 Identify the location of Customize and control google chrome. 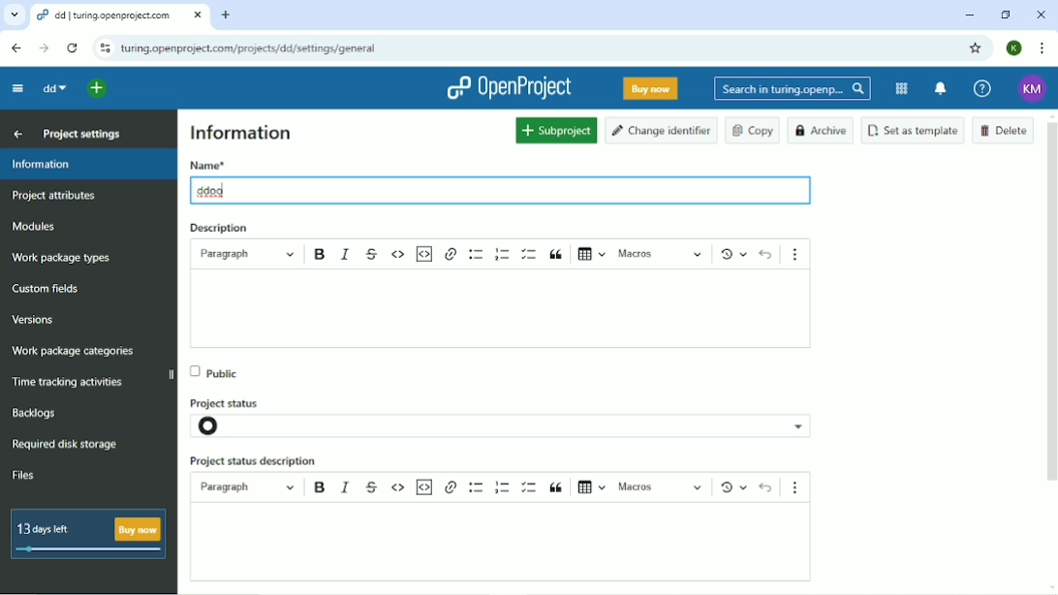
(1042, 48).